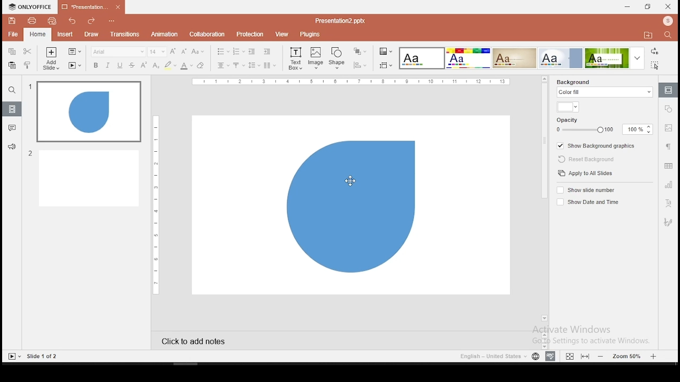  I want to click on font, so click(118, 52).